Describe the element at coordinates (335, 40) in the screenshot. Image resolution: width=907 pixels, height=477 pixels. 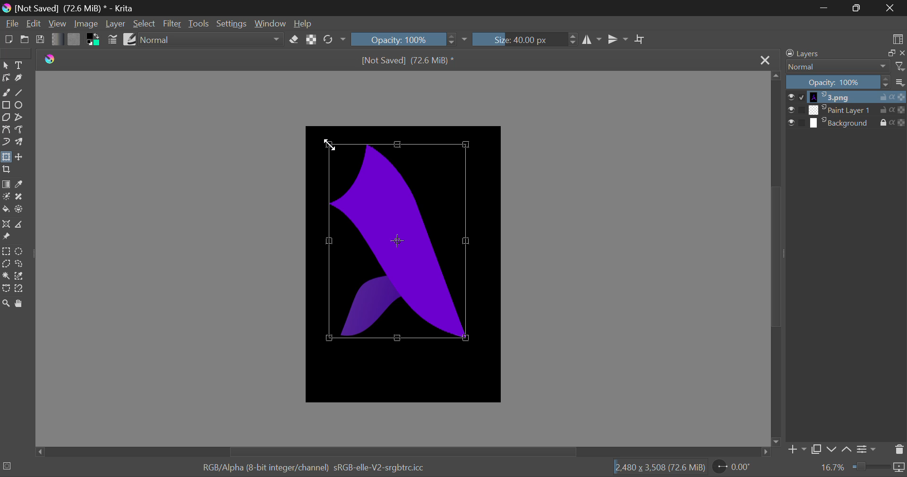
I see `Rotate Image` at that location.